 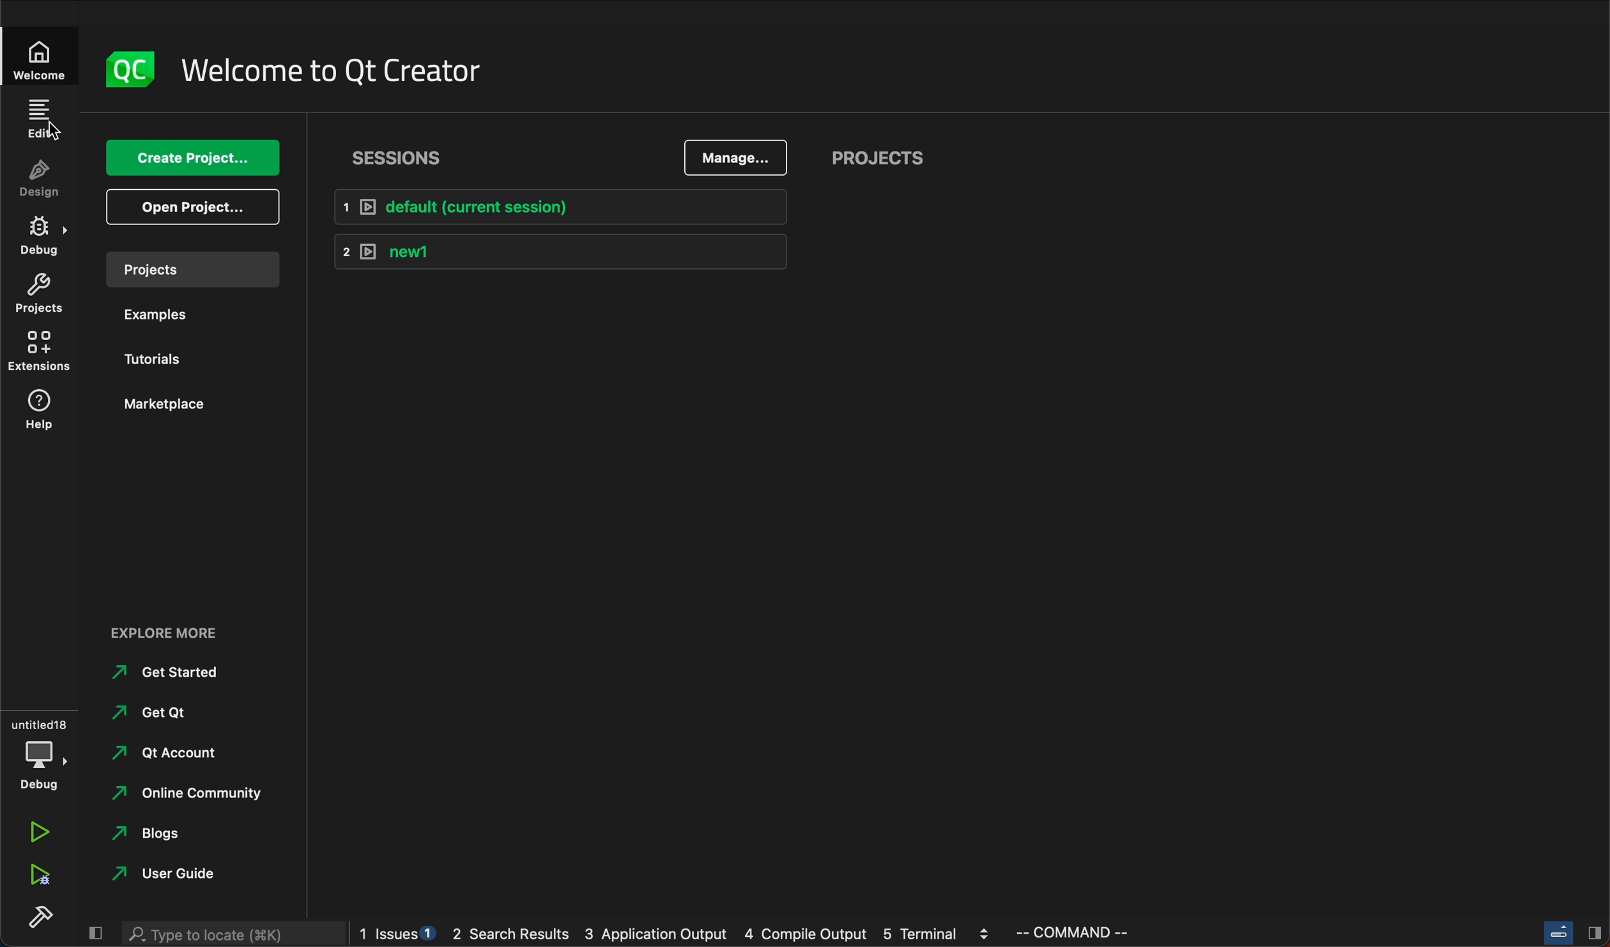 I want to click on close slide cursor, so click(x=1568, y=934).